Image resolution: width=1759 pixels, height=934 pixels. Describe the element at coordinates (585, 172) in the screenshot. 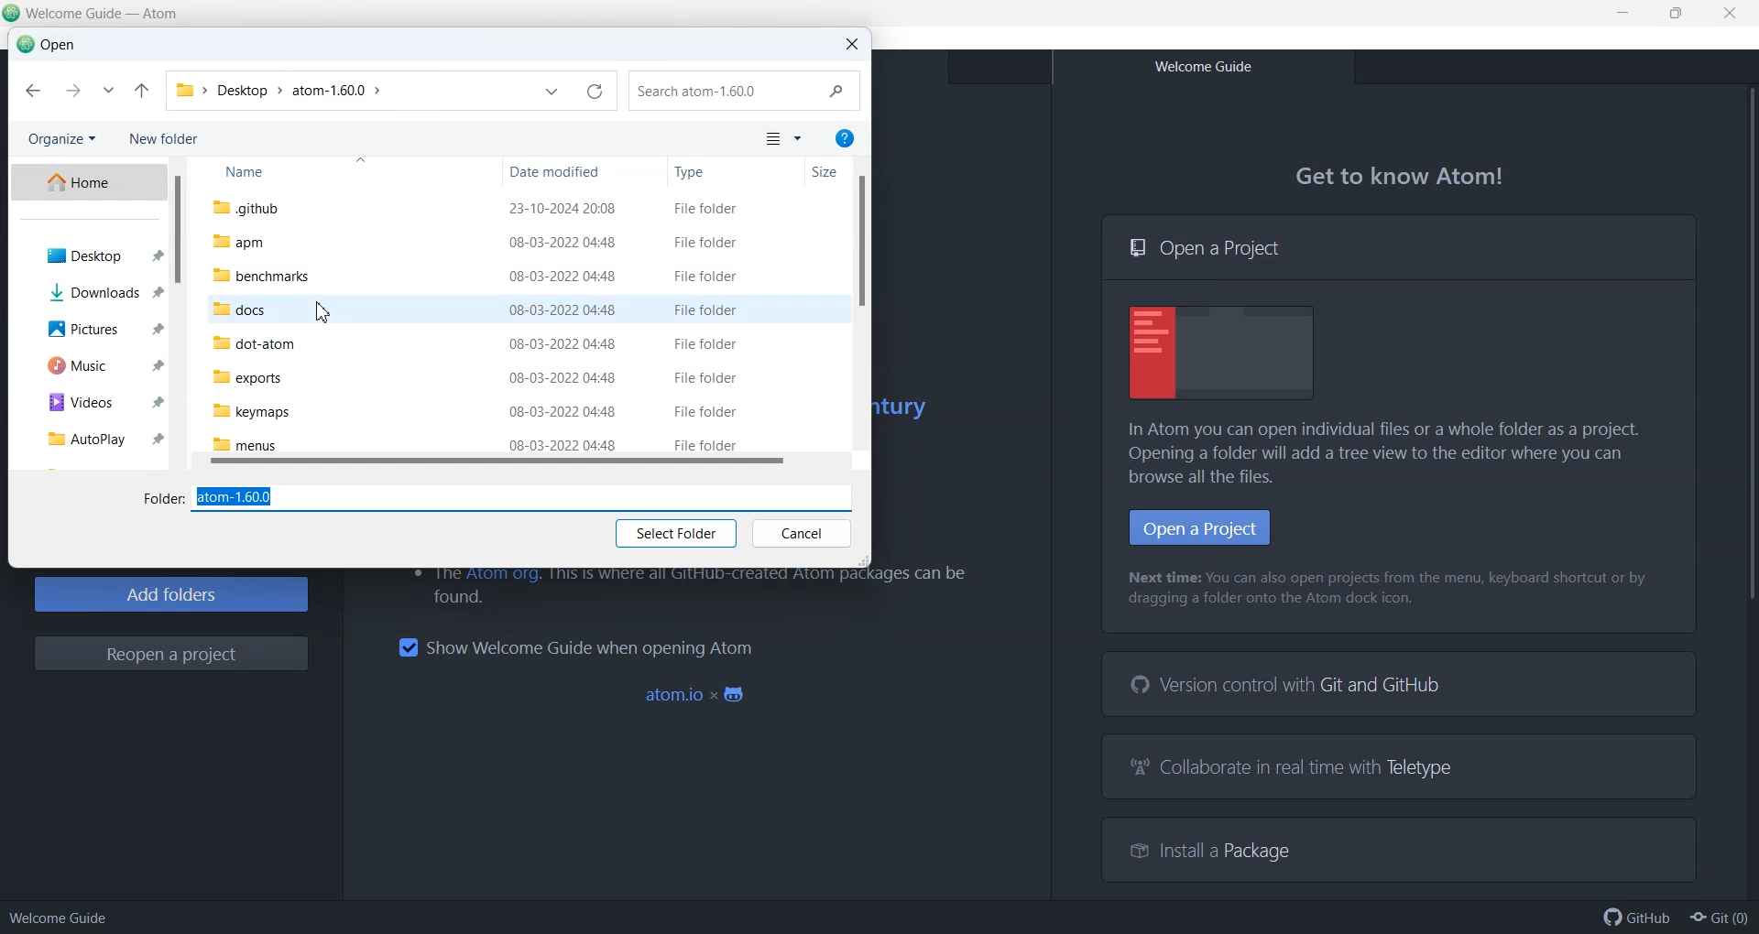

I see `Date modified` at that location.